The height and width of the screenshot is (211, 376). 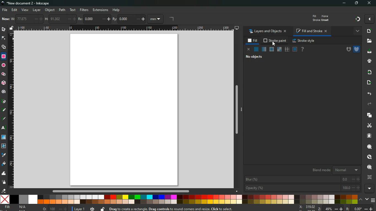 What do you see at coordinates (31, 3) in the screenshot?
I see `inkscape` at bounding box center [31, 3].